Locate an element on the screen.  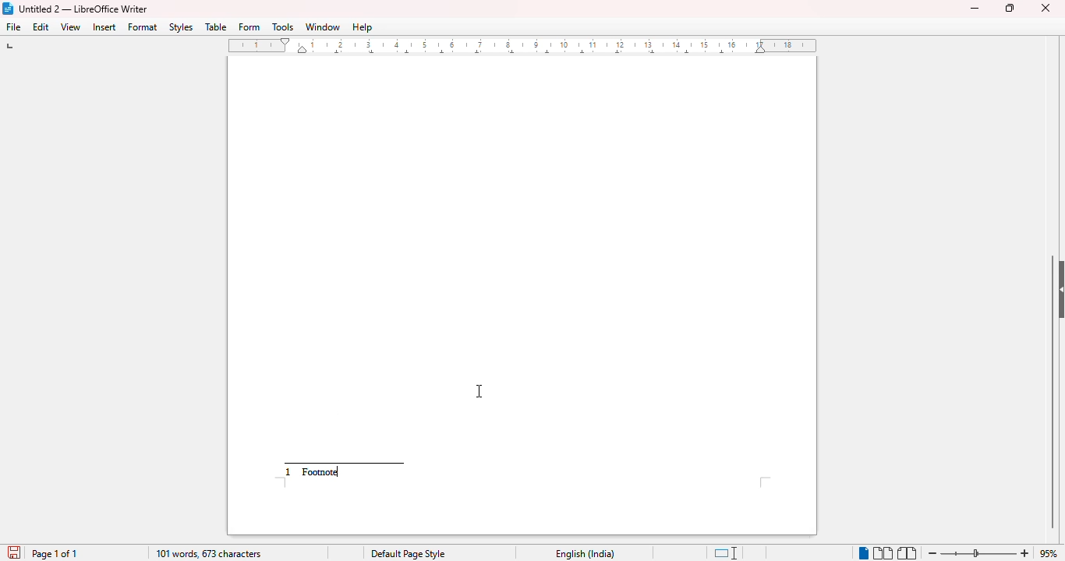
edit is located at coordinates (42, 26).